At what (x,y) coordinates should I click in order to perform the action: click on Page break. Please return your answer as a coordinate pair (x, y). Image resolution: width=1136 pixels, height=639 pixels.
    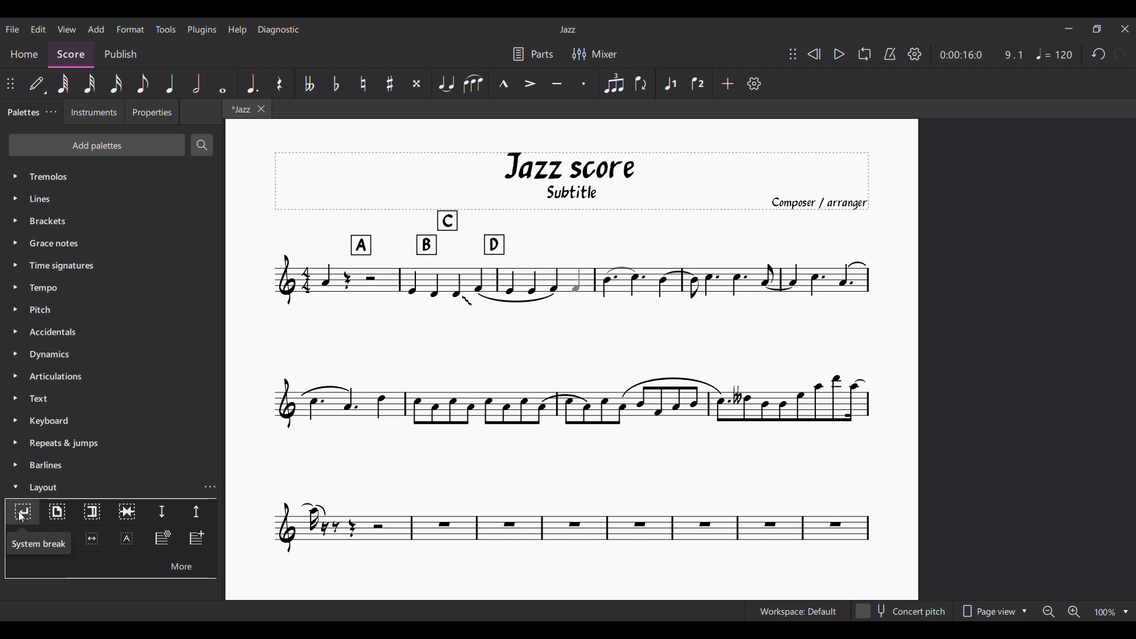
    Looking at the image, I should click on (57, 512).